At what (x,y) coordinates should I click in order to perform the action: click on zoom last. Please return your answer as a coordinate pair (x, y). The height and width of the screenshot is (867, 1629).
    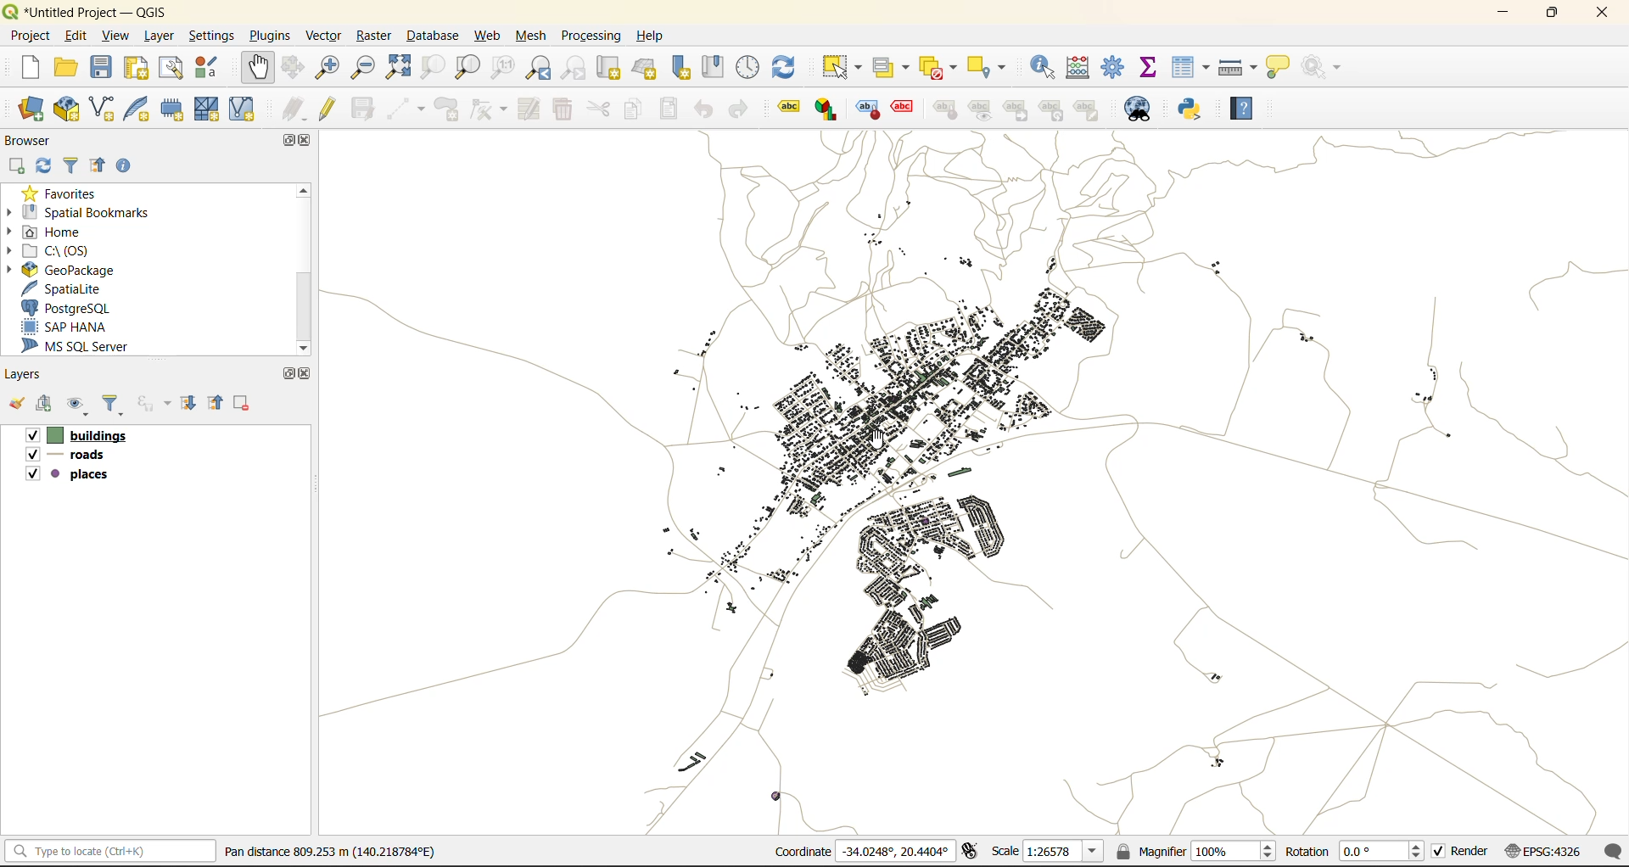
    Looking at the image, I should click on (538, 70).